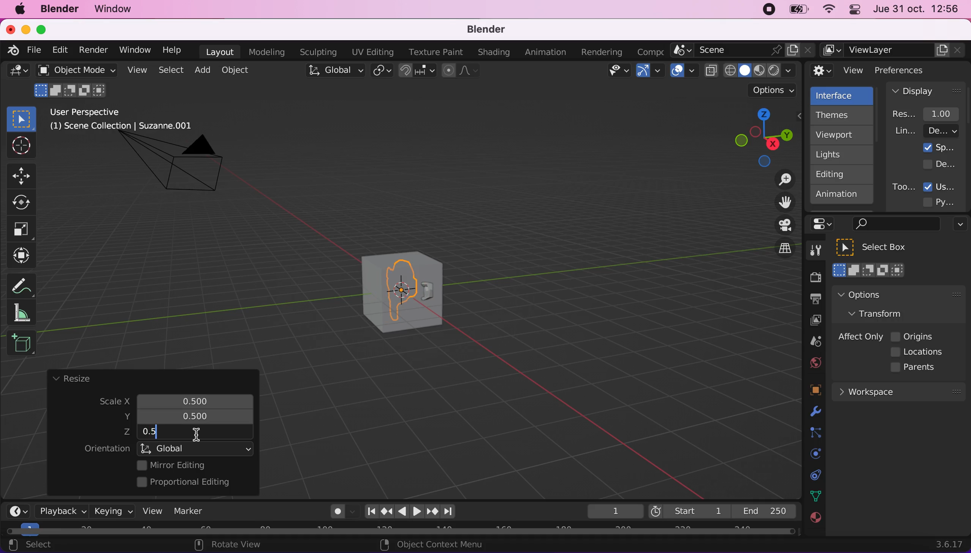 This screenshot has width=971, height=553. I want to click on object context menu, so click(434, 544).